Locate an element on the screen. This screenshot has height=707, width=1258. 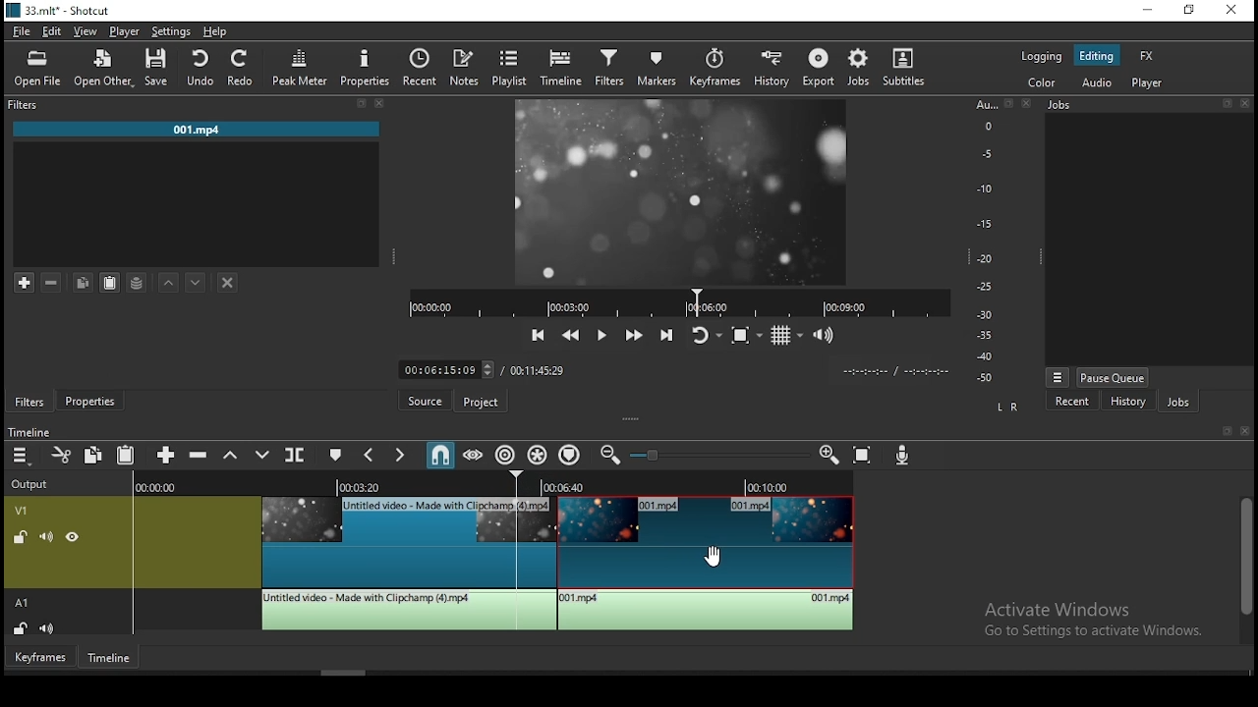
playlist is located at coordinates (508, 66).